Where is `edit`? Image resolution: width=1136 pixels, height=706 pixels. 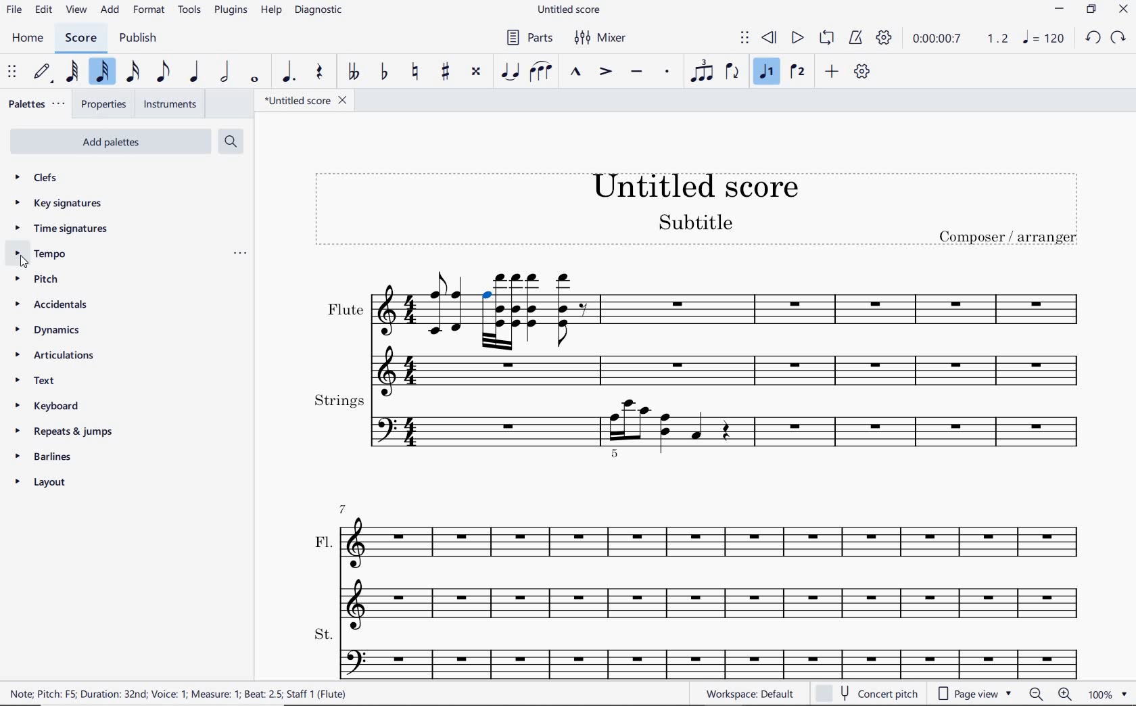 edit is located at coordinates (43, 9).